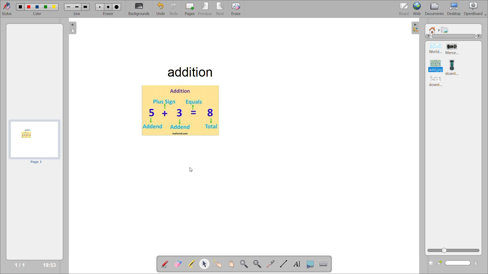 This screenshot has height=274, width=488. I want to click on desktop, so click(455, 9).